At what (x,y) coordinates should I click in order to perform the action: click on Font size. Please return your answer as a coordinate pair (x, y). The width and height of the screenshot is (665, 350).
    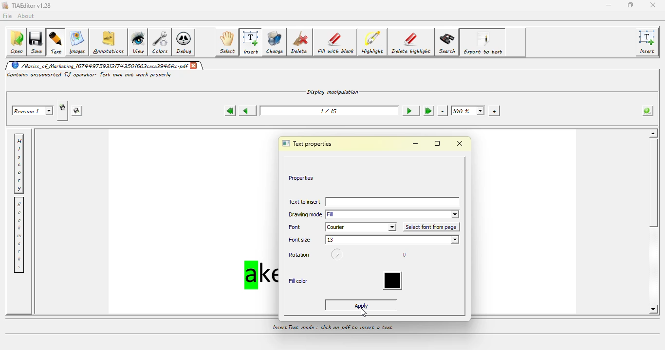
    Looking at the image, I should click on (300, 241).